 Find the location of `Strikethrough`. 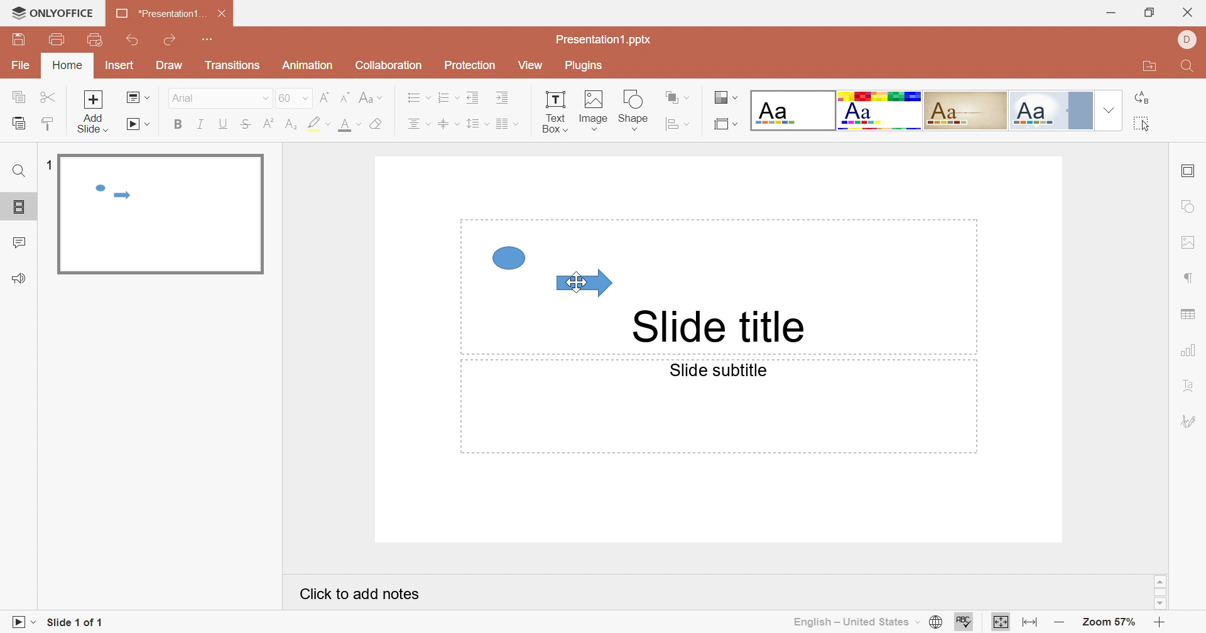

Strikethrough is located at coordinates (246, 126).